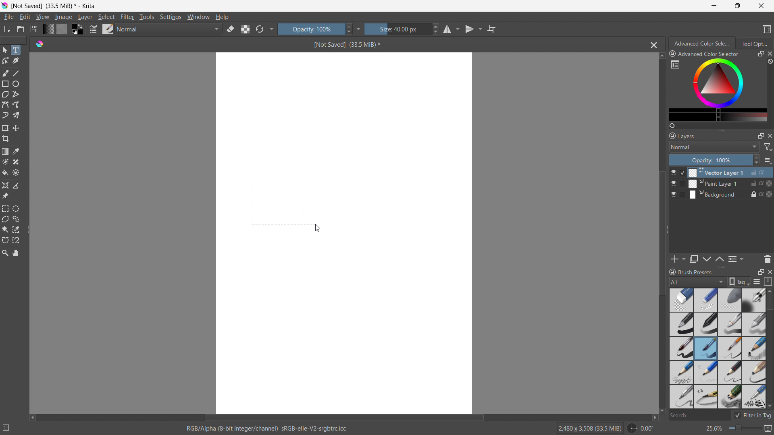 The image size is (774, 435). What do you see at coordinates (16, 240) in the screenshot?
I see `magnetic curve selection tool` at bounding box center [16, 240].